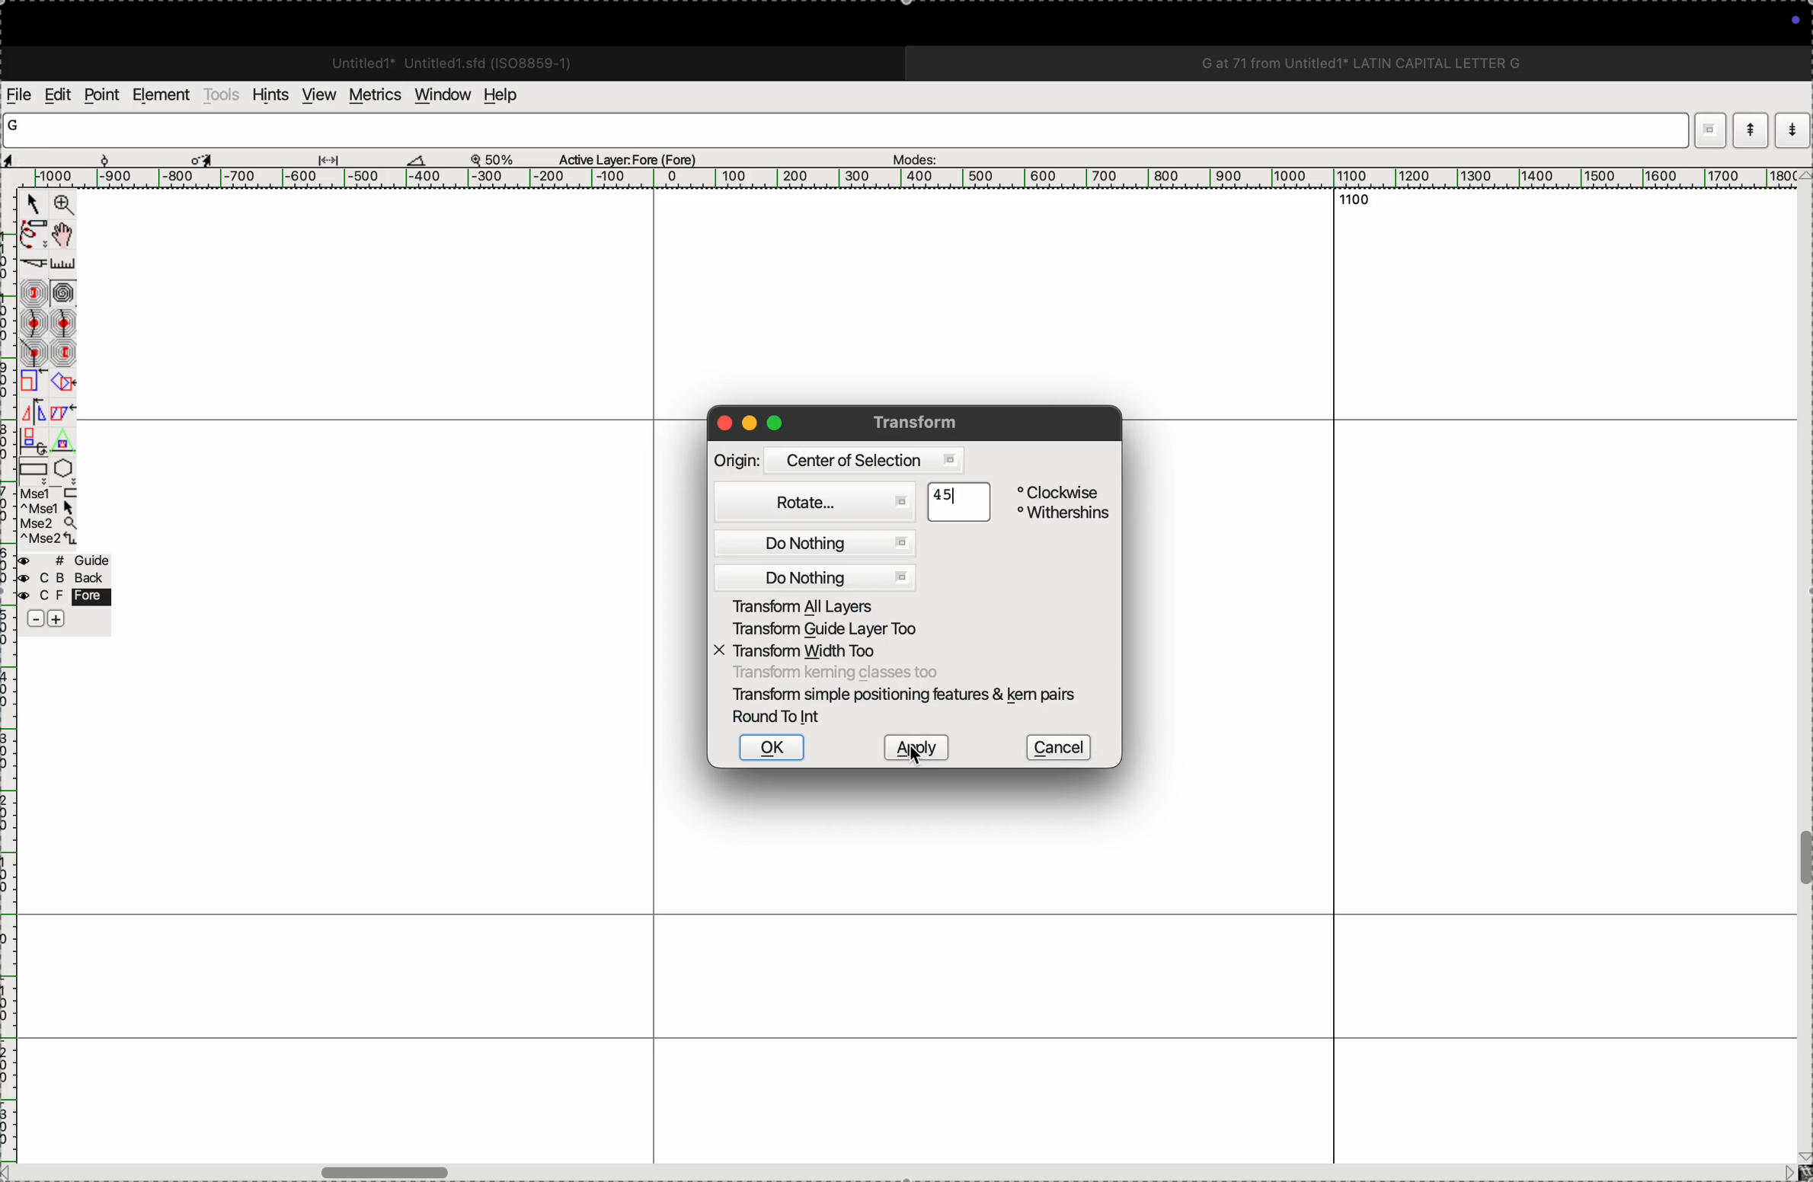 The height and width of the screenshot is (1182, 1813). Describe the element at coordinates (34, 412) in the screenshot. I see `flip` at that location.